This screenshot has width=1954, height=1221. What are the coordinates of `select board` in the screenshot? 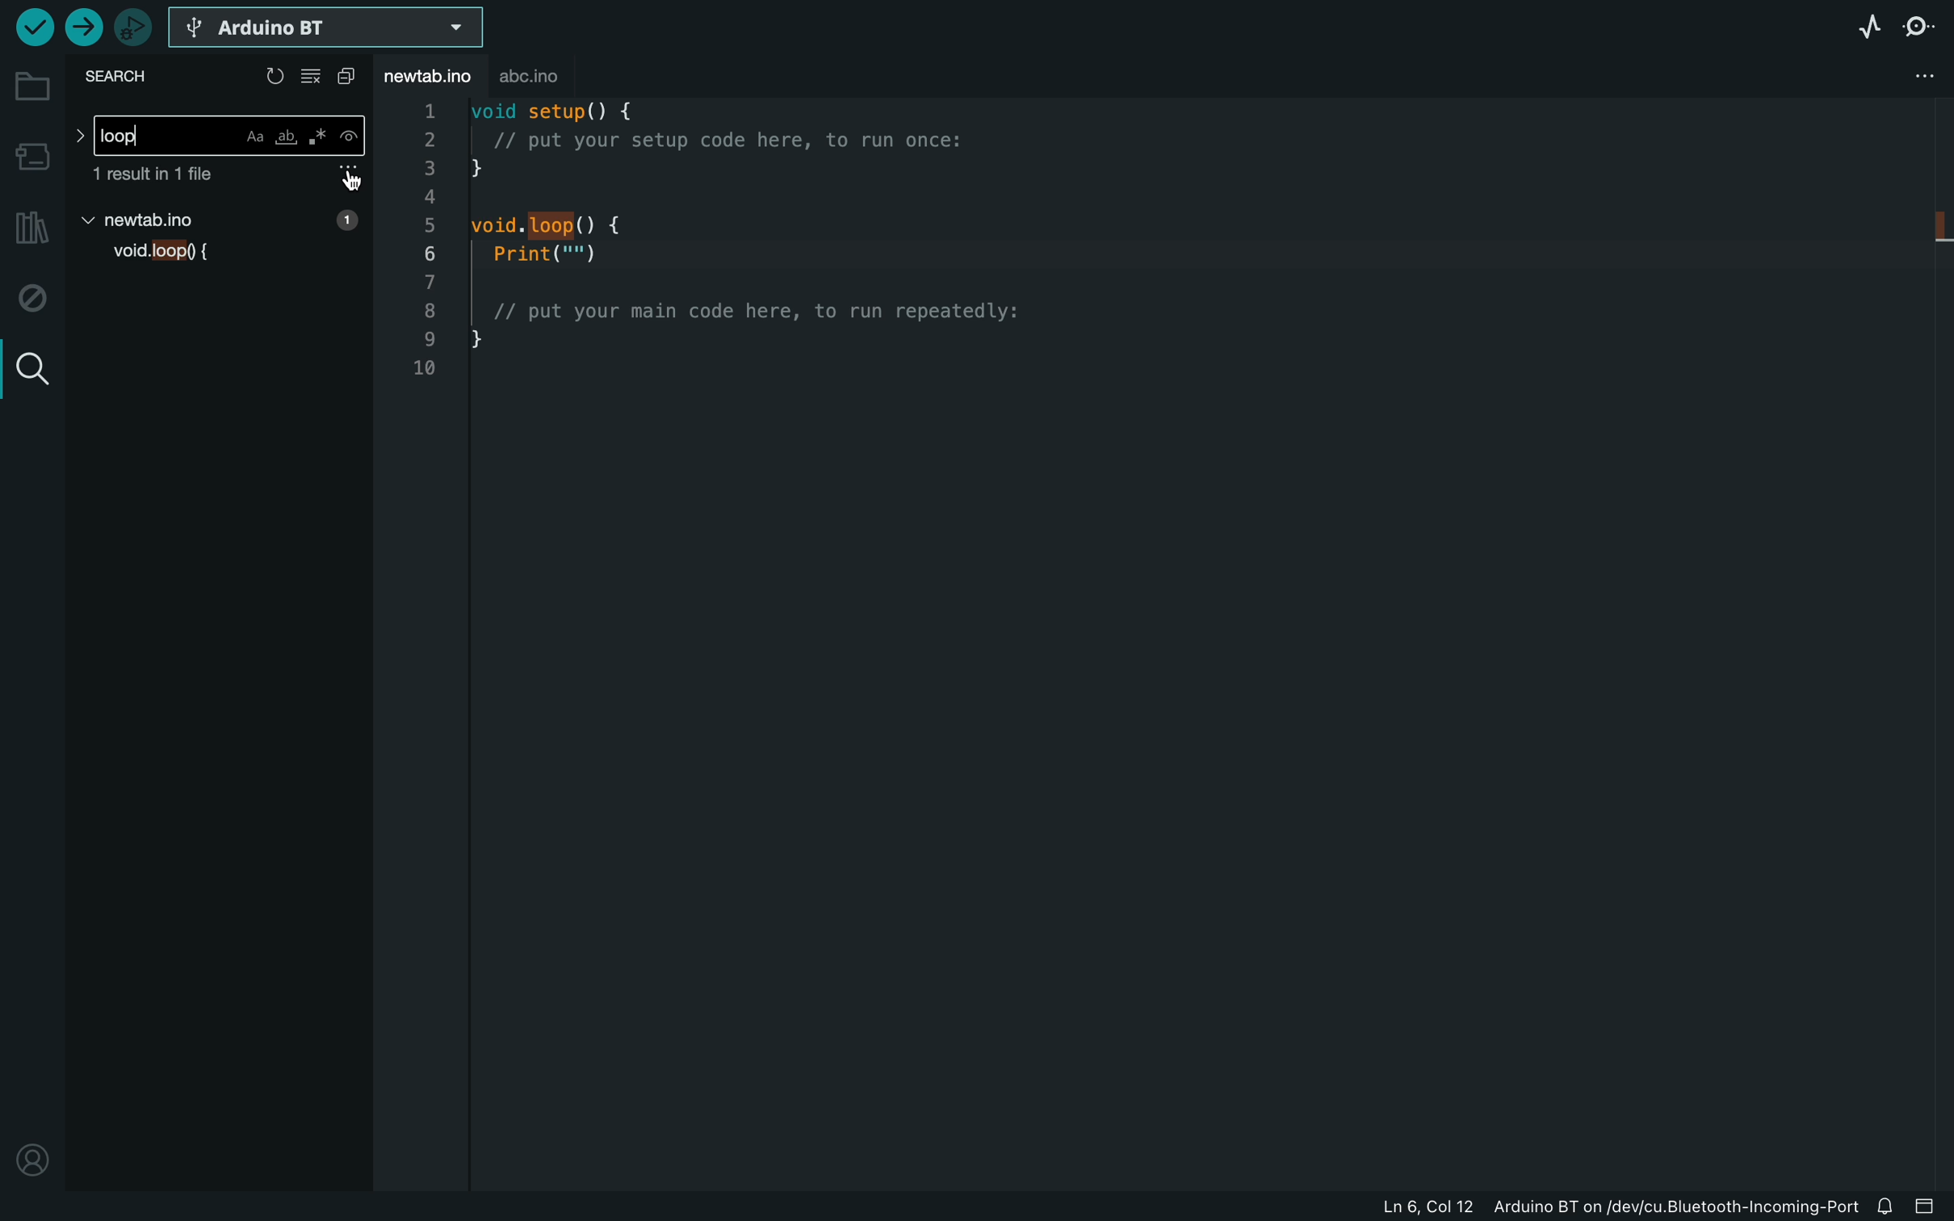 It's located at (326, 30).